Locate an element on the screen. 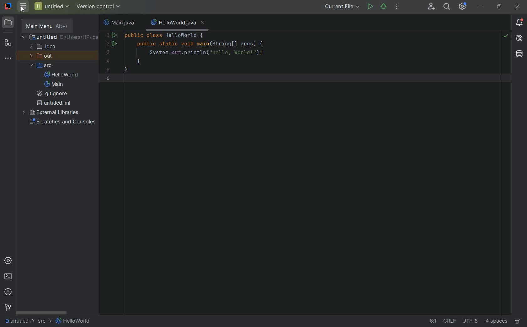 The height and width of the screenshot is (327, 527). Pointer is located at coordinates (23, 12).